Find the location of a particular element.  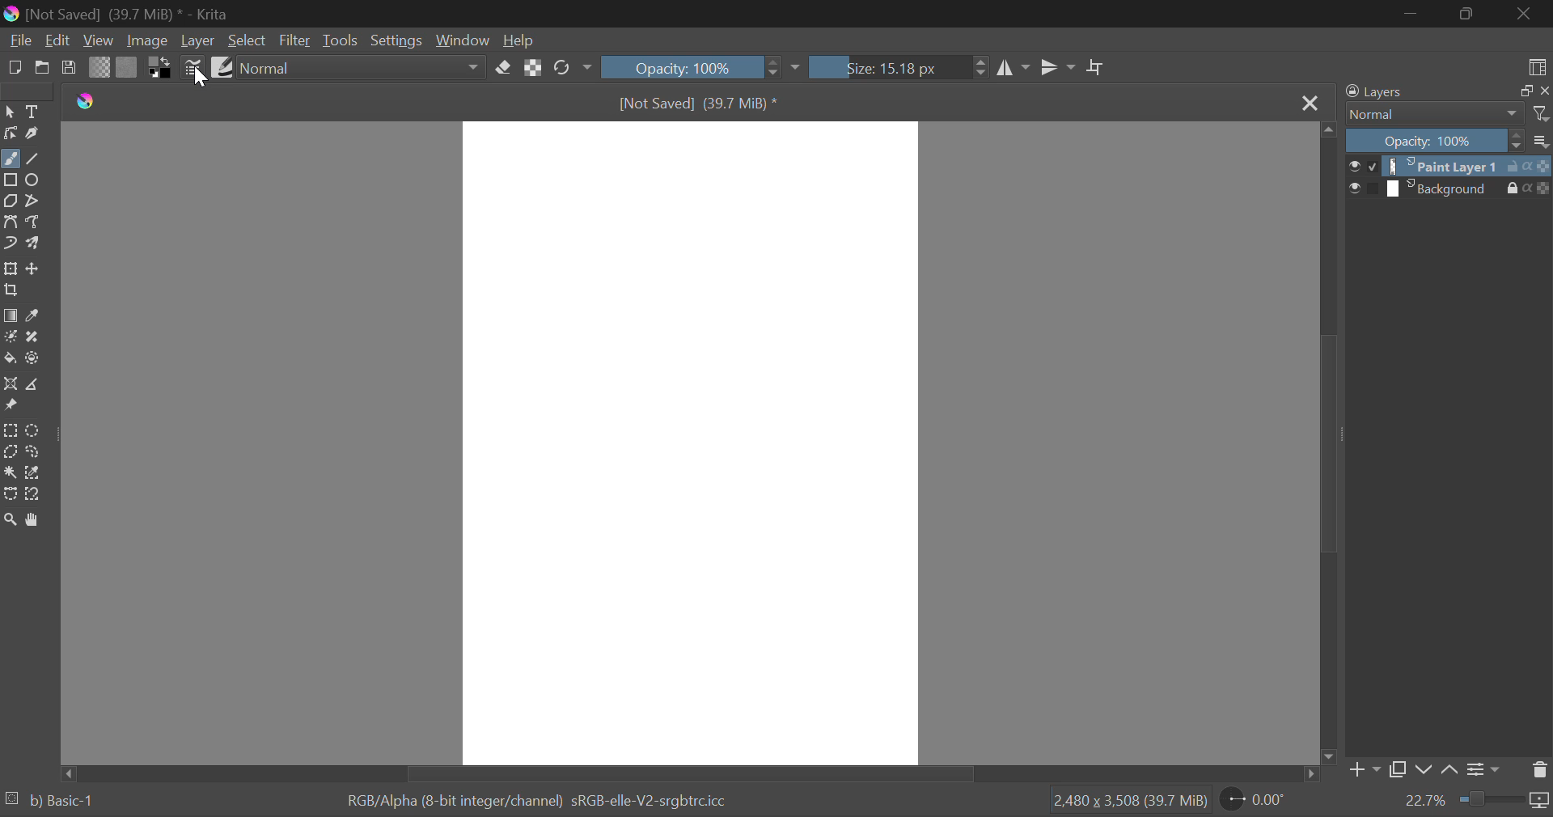

Document Workspace is located at coordinates (690, 441).